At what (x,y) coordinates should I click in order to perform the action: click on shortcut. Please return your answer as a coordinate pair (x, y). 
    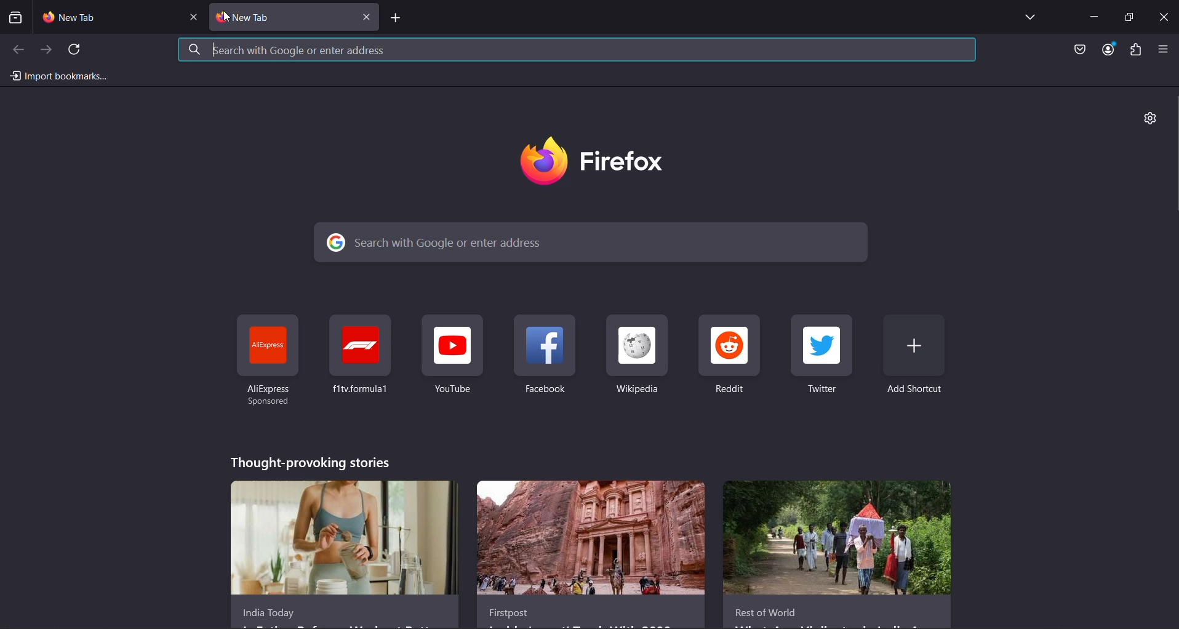
    Looking at the image, I should click on (546, 356).